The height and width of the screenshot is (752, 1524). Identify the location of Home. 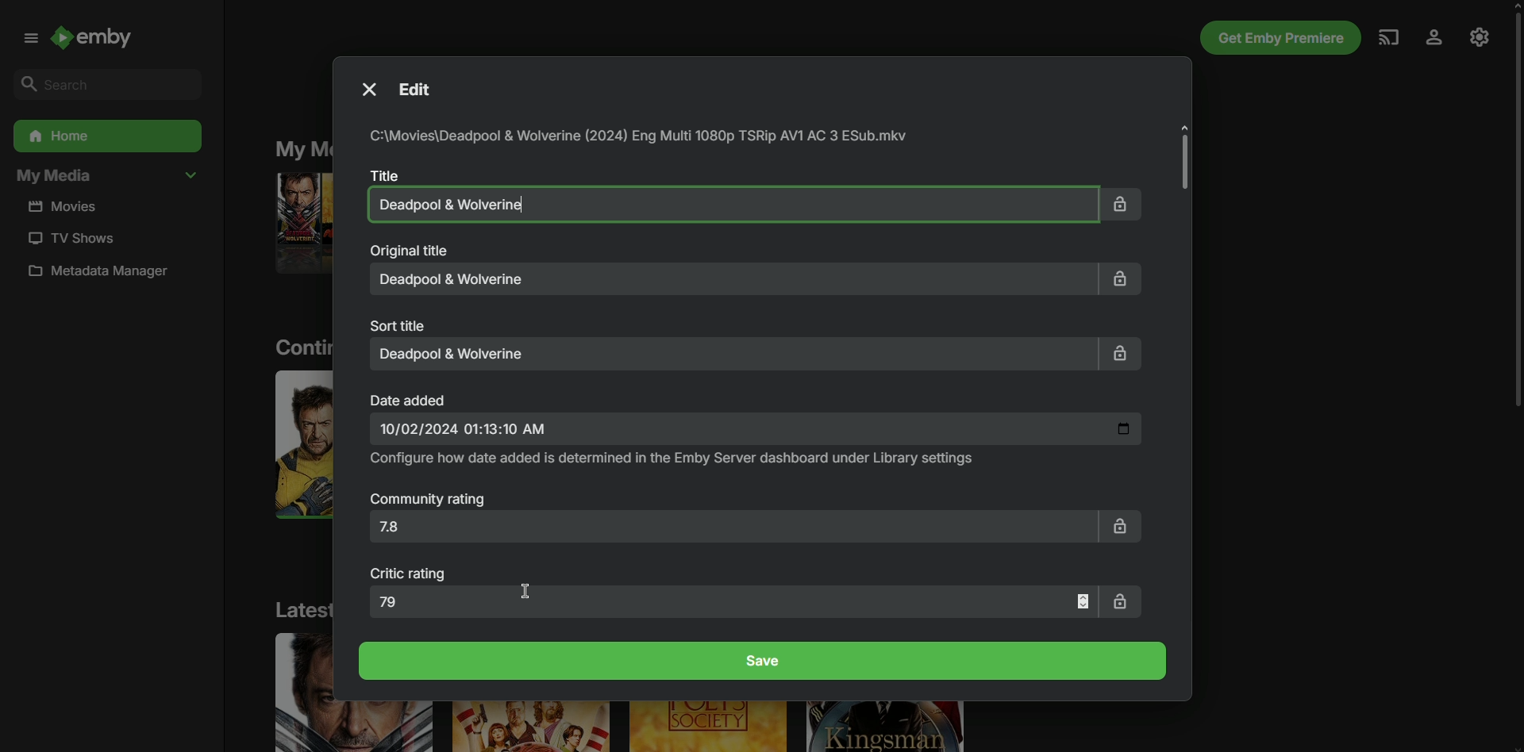
(106, 136).